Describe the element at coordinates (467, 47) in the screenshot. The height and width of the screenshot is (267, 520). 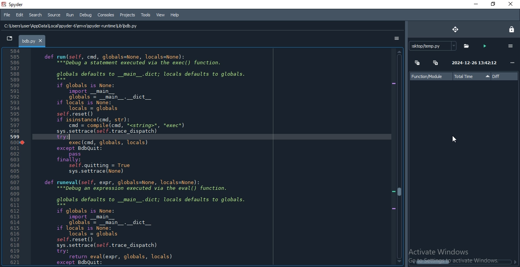
I see `file folder` at that location.